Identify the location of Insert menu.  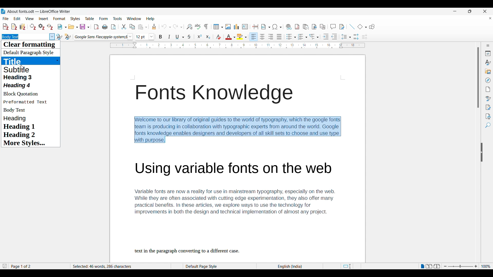
(44, 19).